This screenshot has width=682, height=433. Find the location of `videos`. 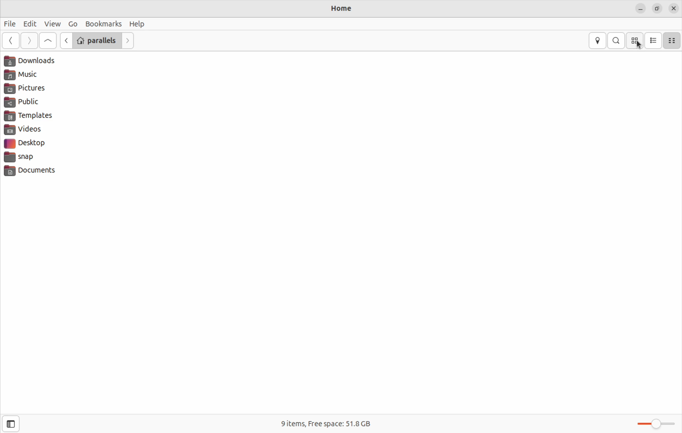

videos is located at coordinates (30, 130).